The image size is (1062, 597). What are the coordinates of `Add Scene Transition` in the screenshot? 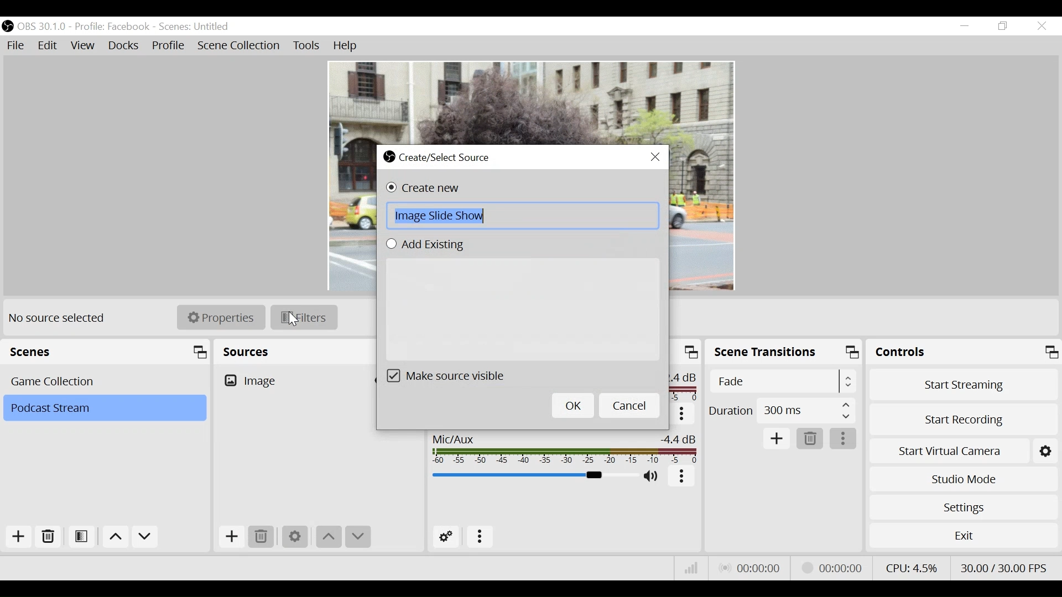 It's located at (776, 439).